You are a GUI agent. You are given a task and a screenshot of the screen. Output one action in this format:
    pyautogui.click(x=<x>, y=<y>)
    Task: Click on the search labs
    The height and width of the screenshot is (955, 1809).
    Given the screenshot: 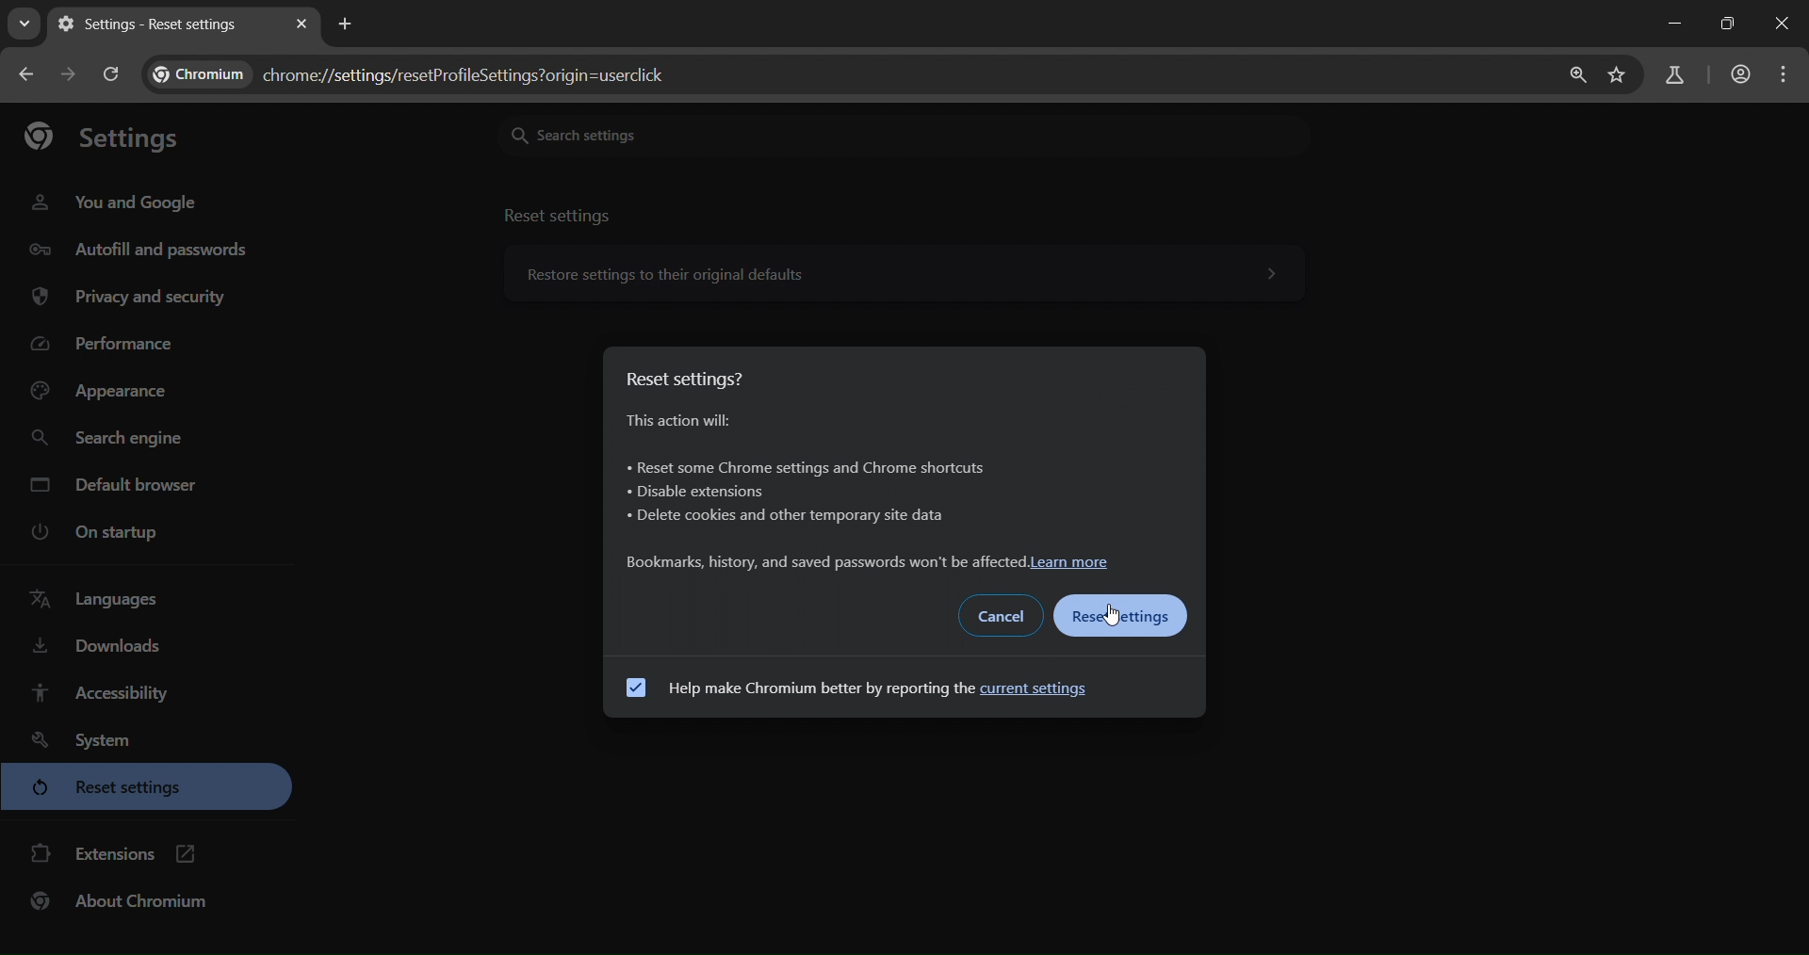 What is the action you would take?
    pyautogui.click(x=1670, y=75)
    